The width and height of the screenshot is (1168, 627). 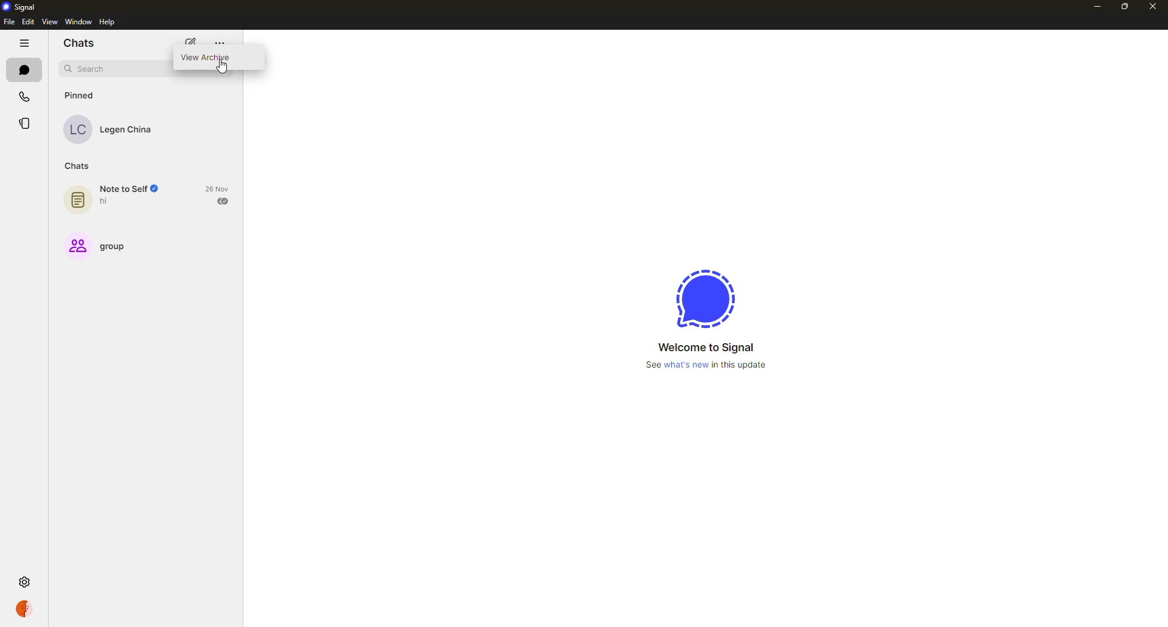 I want to click on minimize, so click(x=1097, y=7).